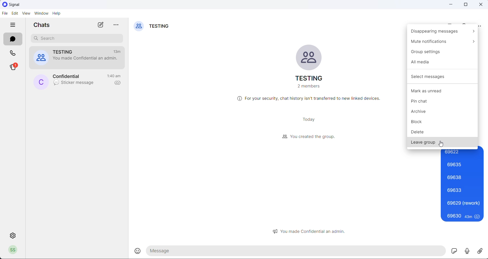 This screenshot has height=259, width=488. Describe the element at coordinates (308, 87) in the screenshot. I see `total group members` at that location.